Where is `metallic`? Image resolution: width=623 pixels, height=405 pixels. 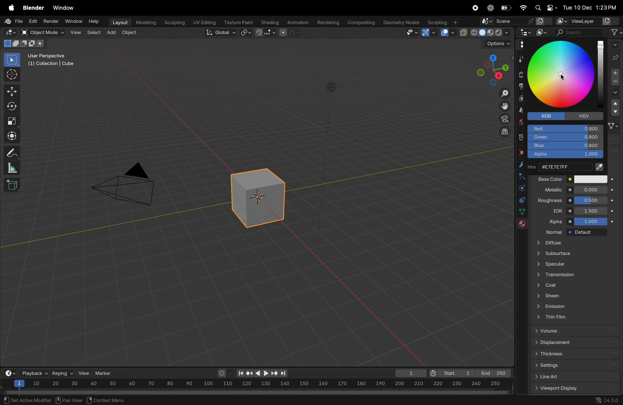 metallic is located at coordinates (549, 189).